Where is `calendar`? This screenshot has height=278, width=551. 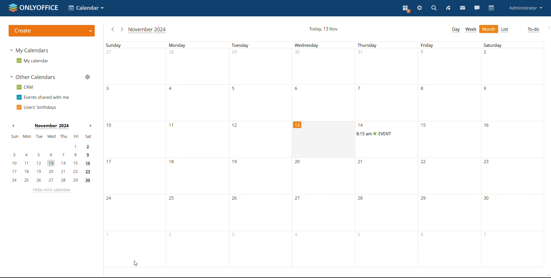 calendar is located at coordinates (491, 8).